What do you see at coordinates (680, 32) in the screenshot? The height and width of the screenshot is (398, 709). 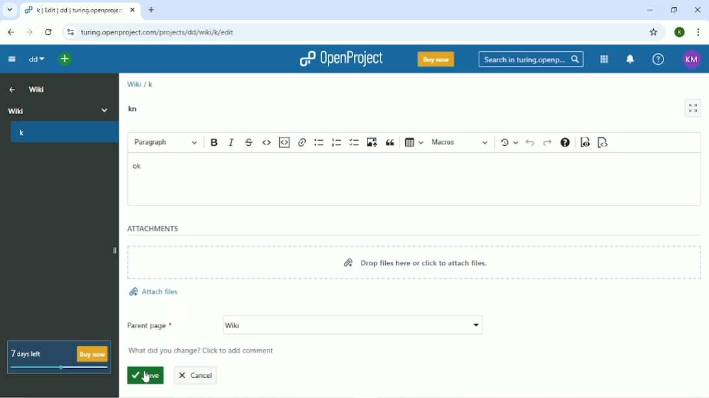 I see `Account` at bounding box center [680, 32].